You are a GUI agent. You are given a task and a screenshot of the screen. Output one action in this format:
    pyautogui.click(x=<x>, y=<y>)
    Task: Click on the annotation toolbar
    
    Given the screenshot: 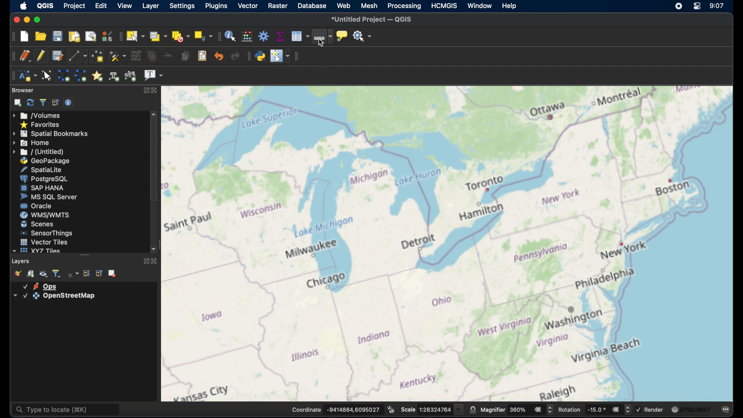 What is the action you would take?
    pyautogui.click(x=13, y=76)
    